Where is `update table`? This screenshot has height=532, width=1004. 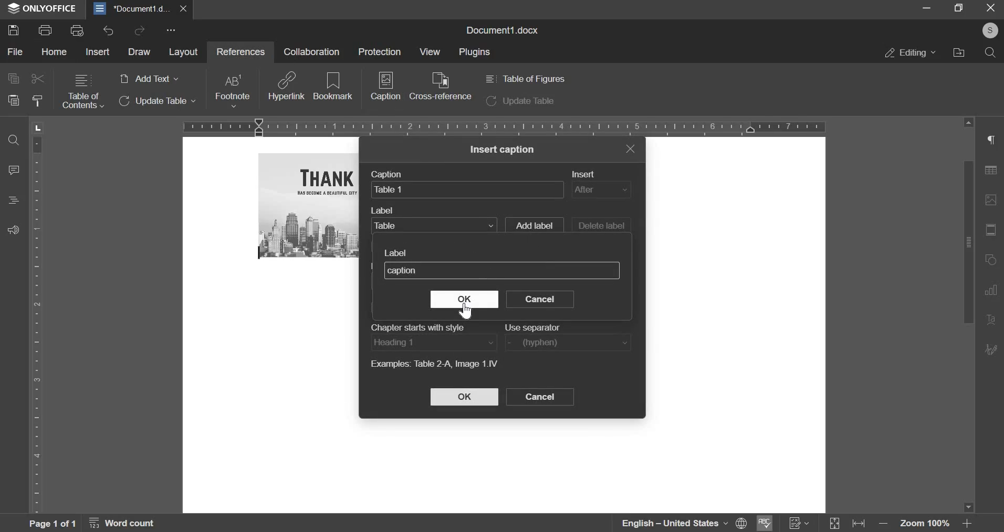
update table is located at coordinates (520, 102).